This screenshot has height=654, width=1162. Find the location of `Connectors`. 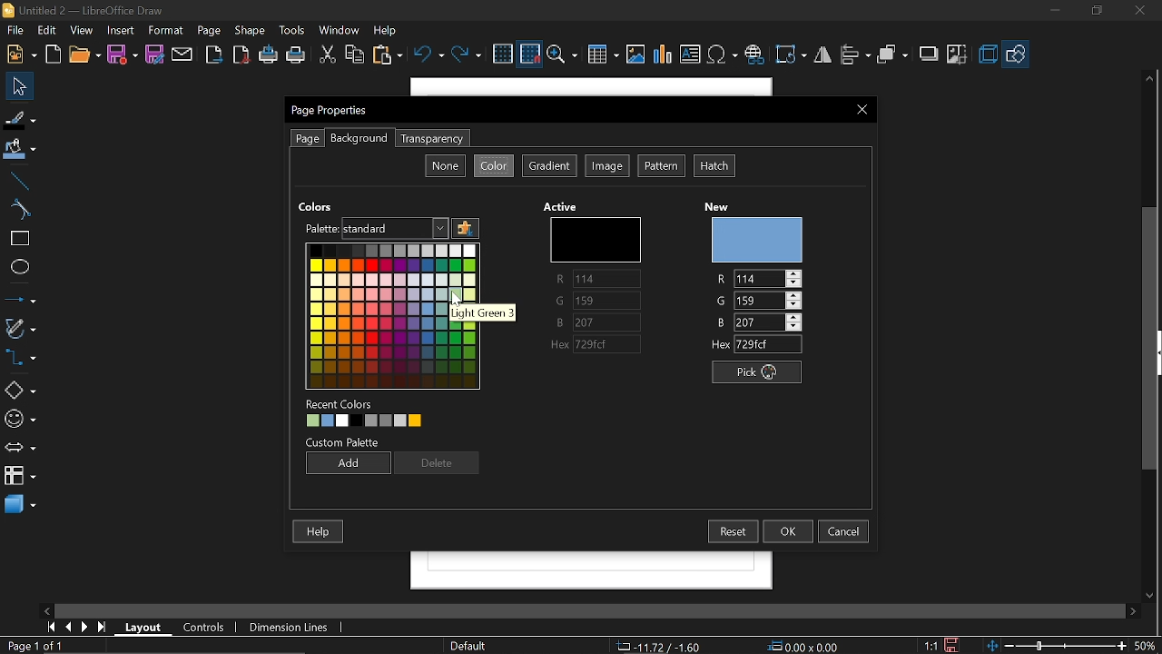

Connectors is located at coordinates (20, 357).